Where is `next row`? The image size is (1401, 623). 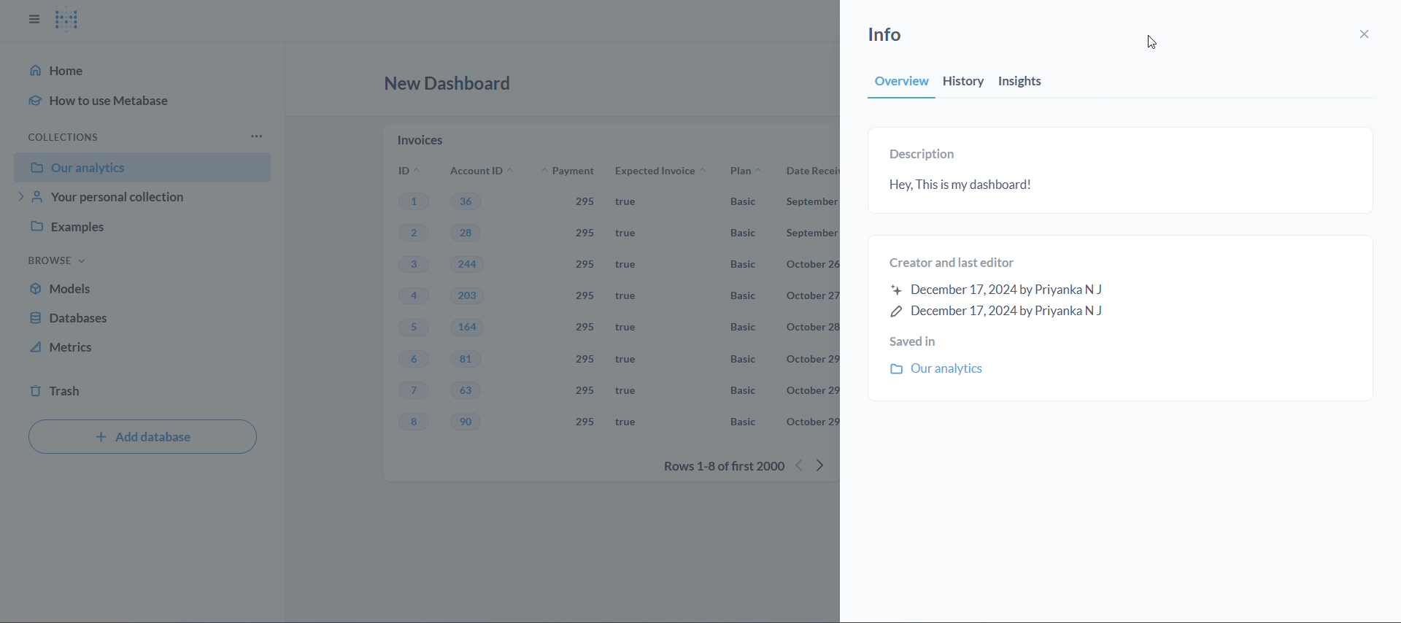
next row is located at coordinates (829, 463).